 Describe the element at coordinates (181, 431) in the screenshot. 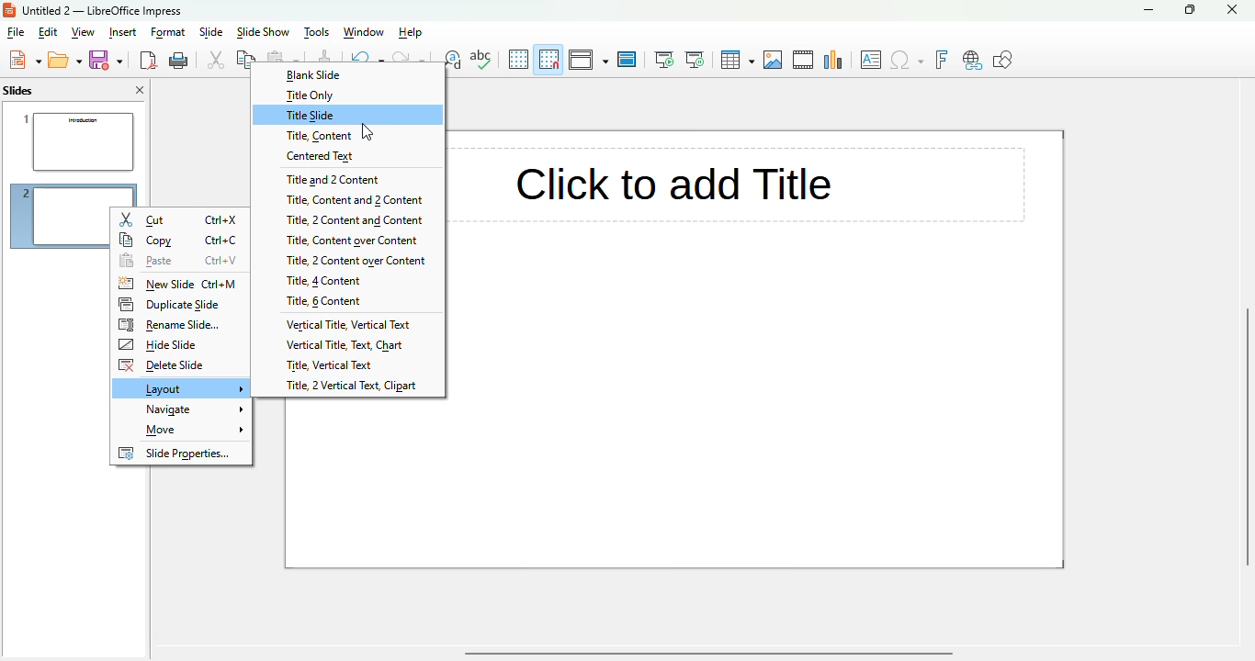

I see `move` at that location.